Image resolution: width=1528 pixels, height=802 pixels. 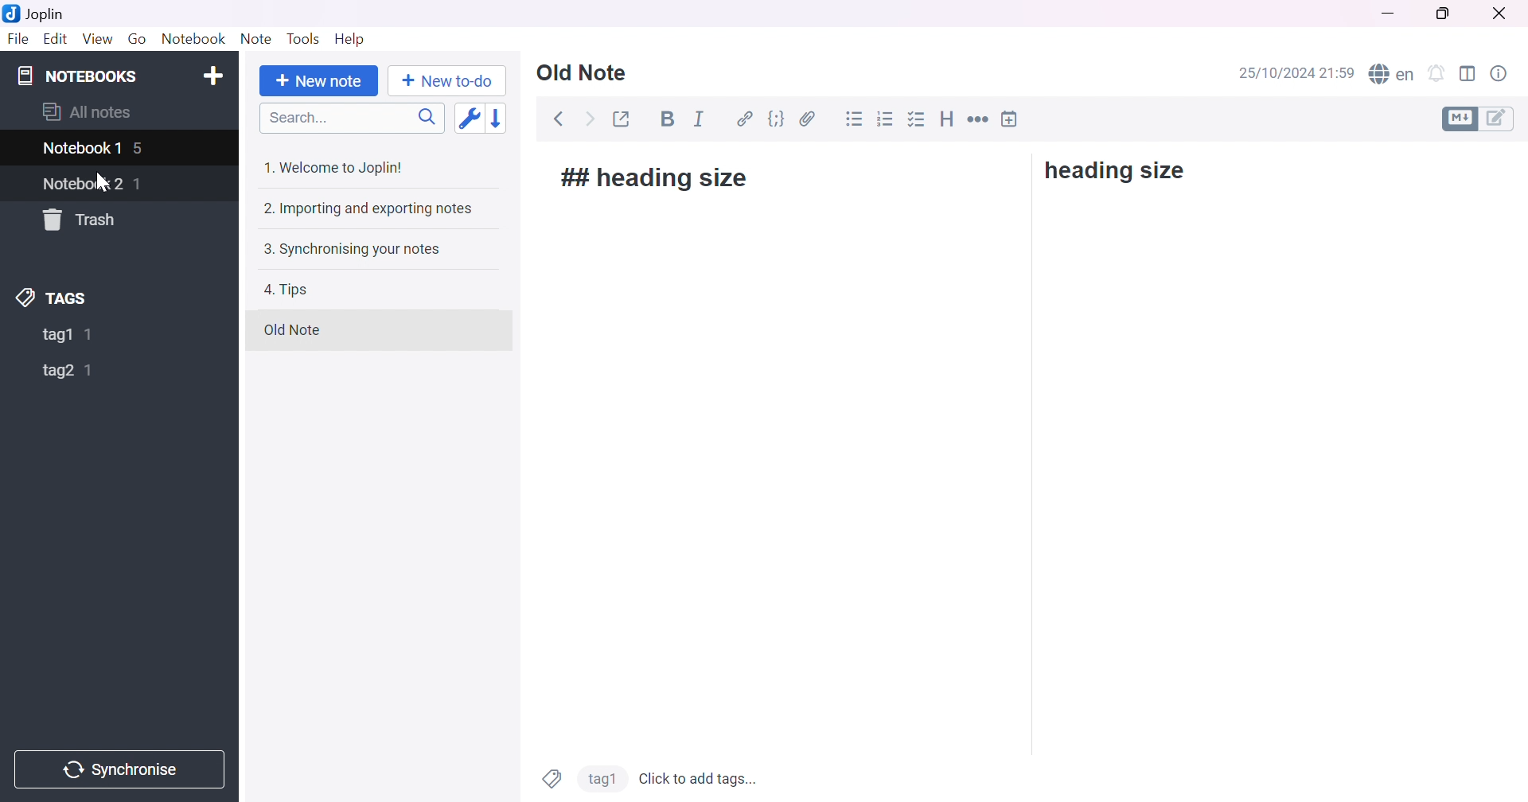 What do you see at coordinates (1115, 172) in the screenshot?
I see `heading size` at bounding box center [1115, 172].